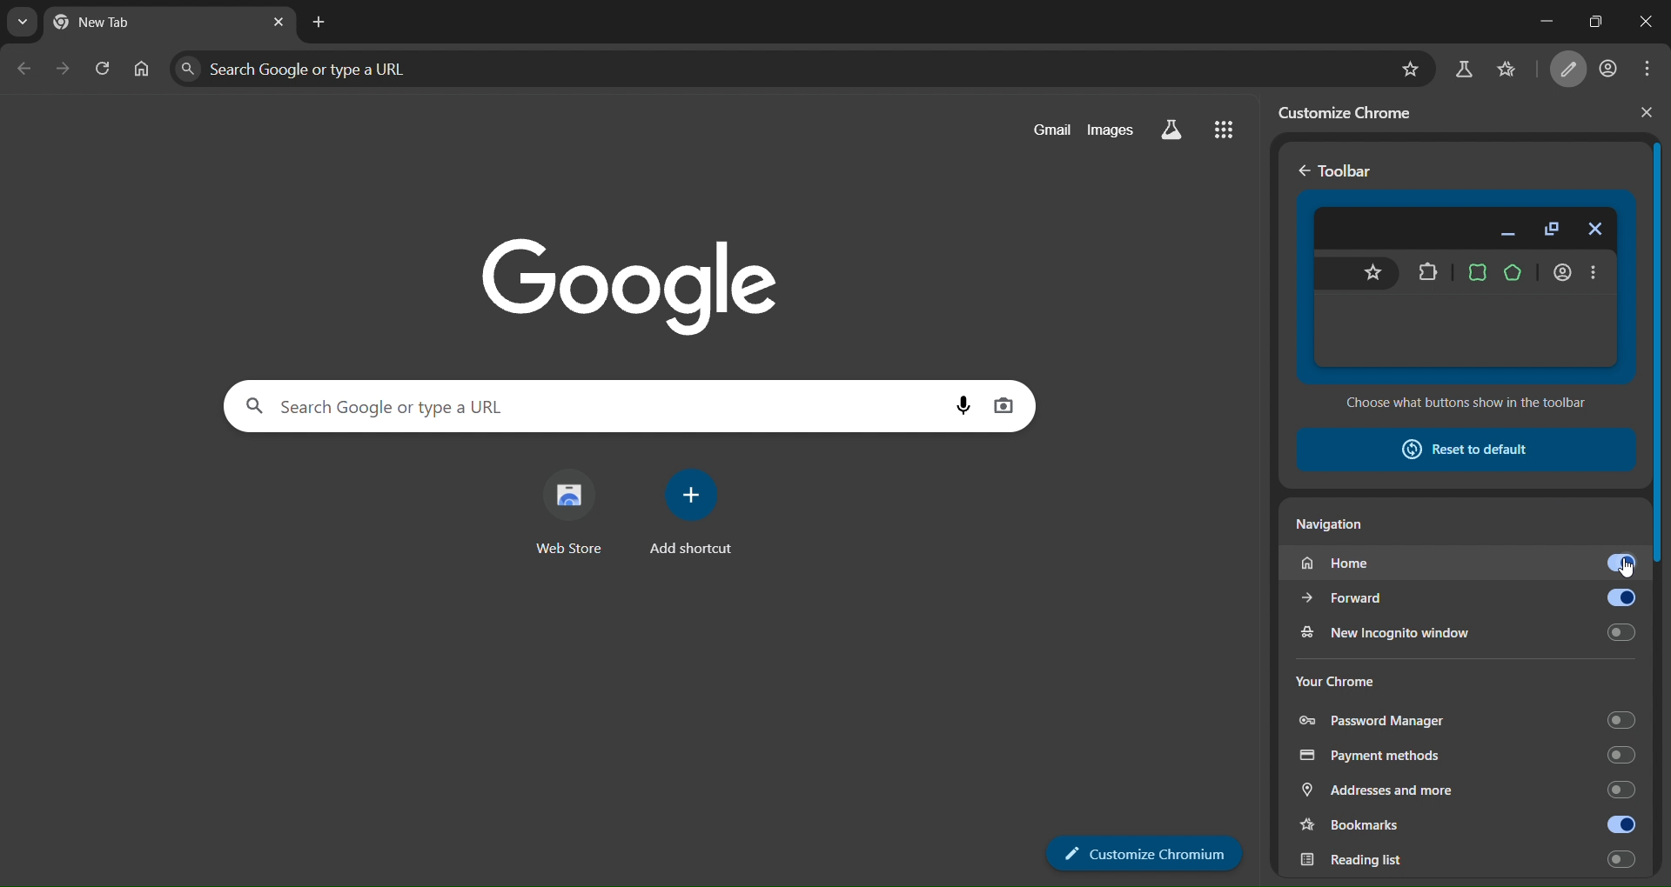  What do you see at coordinates (1474, 863) in the screenshot?
I see `Reading list` at bounding box center [1474, 863].